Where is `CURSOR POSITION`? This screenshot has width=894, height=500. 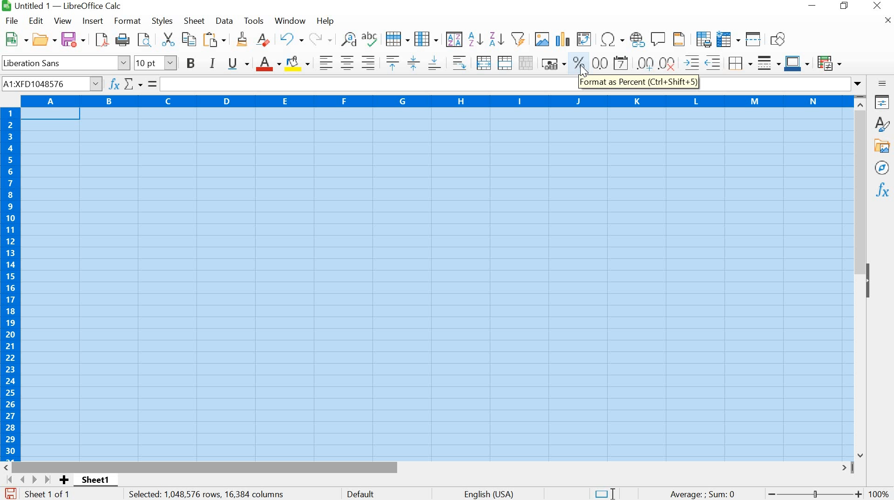
CURSOR POSITION is located at coordinates (583, 71).